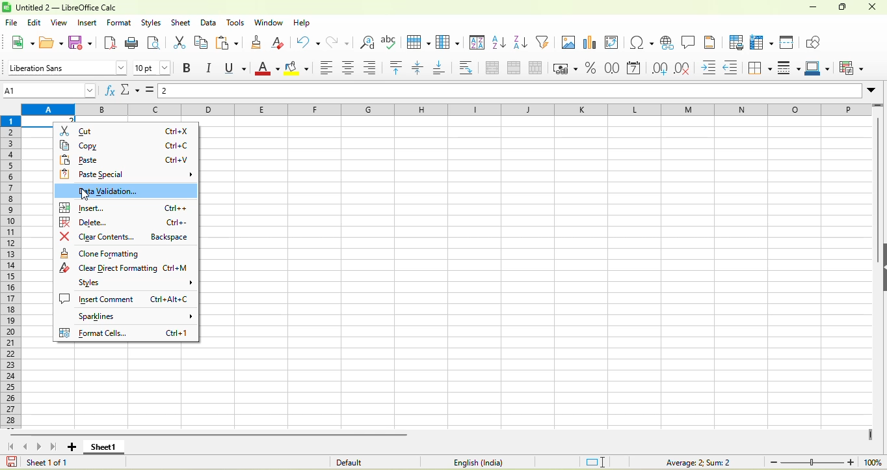 Image resolution: width=887 pixels, height=470 pixels. What do you see at coordinates (125, 283) in the screenshot?
I see `styles` at bounding box center [125, 283].